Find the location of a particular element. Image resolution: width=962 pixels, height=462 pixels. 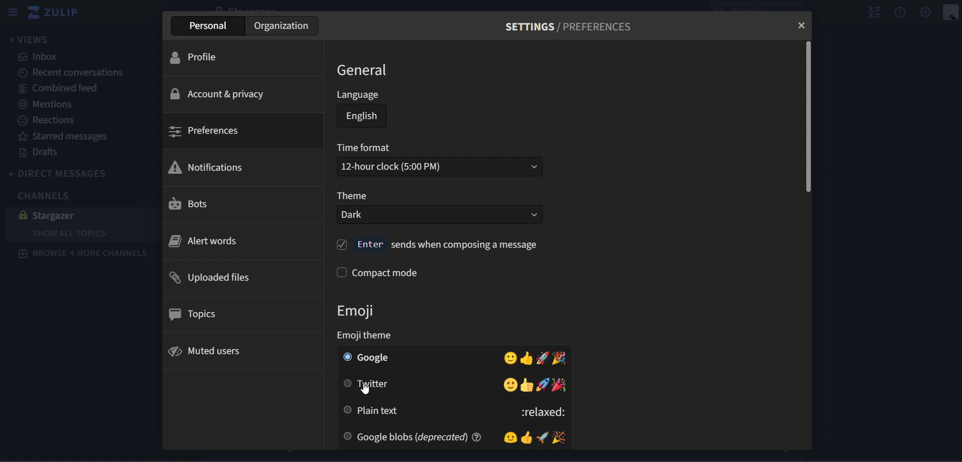

language is located at coordinates (359, 96).